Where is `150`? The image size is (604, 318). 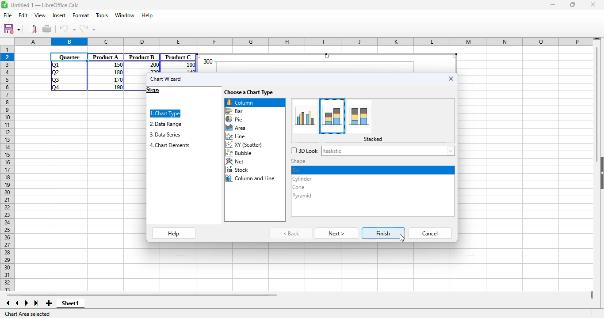 150 is located at coordinates (117, 65).